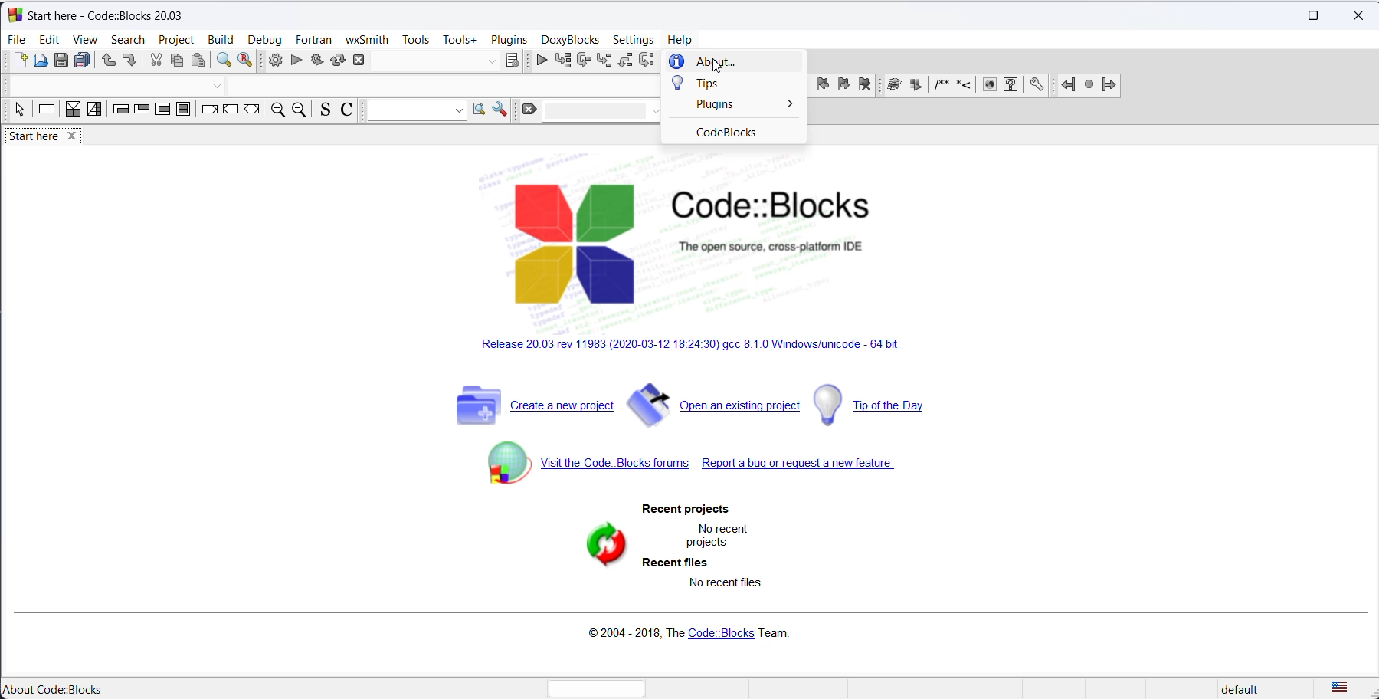  What do you see at coordinates (107, 63) in the screenshot?
I see `undo` at bounding box center [107, 63].